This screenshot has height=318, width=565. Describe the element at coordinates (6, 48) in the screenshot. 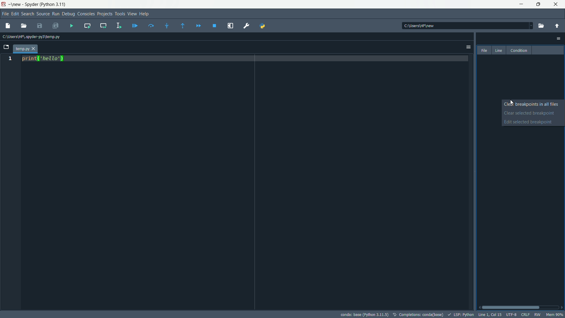

I see `browse tabs` at that location.